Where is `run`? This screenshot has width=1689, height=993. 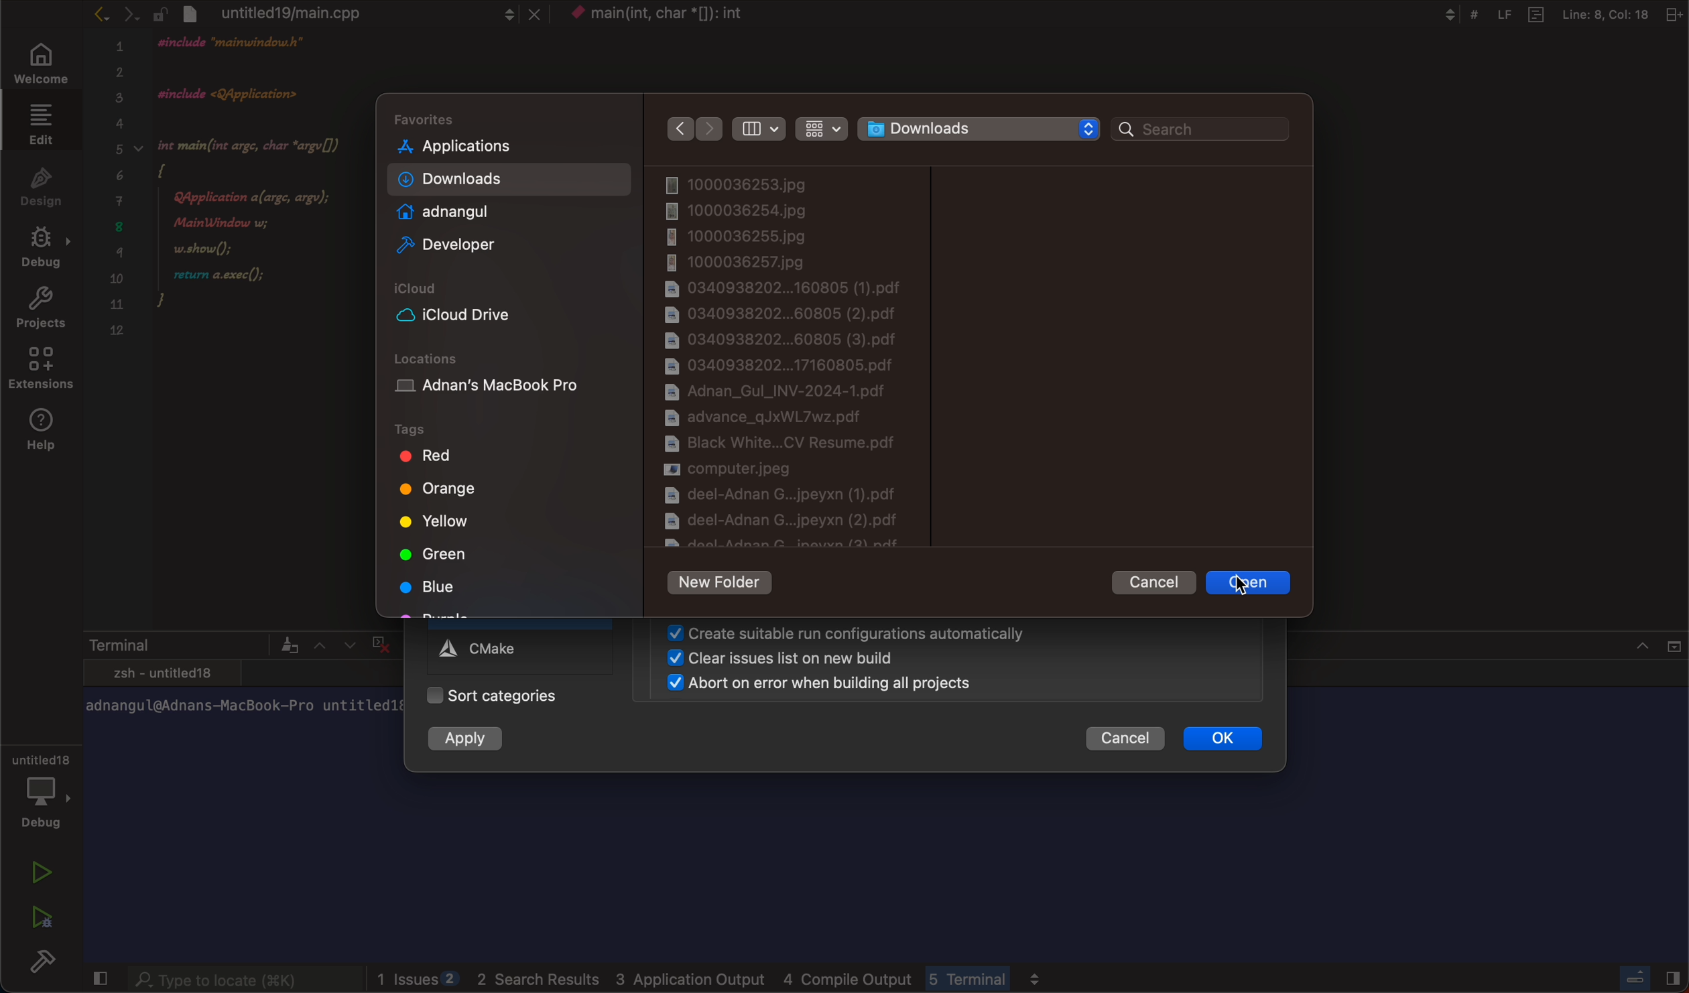 run is located at coordinates (42, 868).